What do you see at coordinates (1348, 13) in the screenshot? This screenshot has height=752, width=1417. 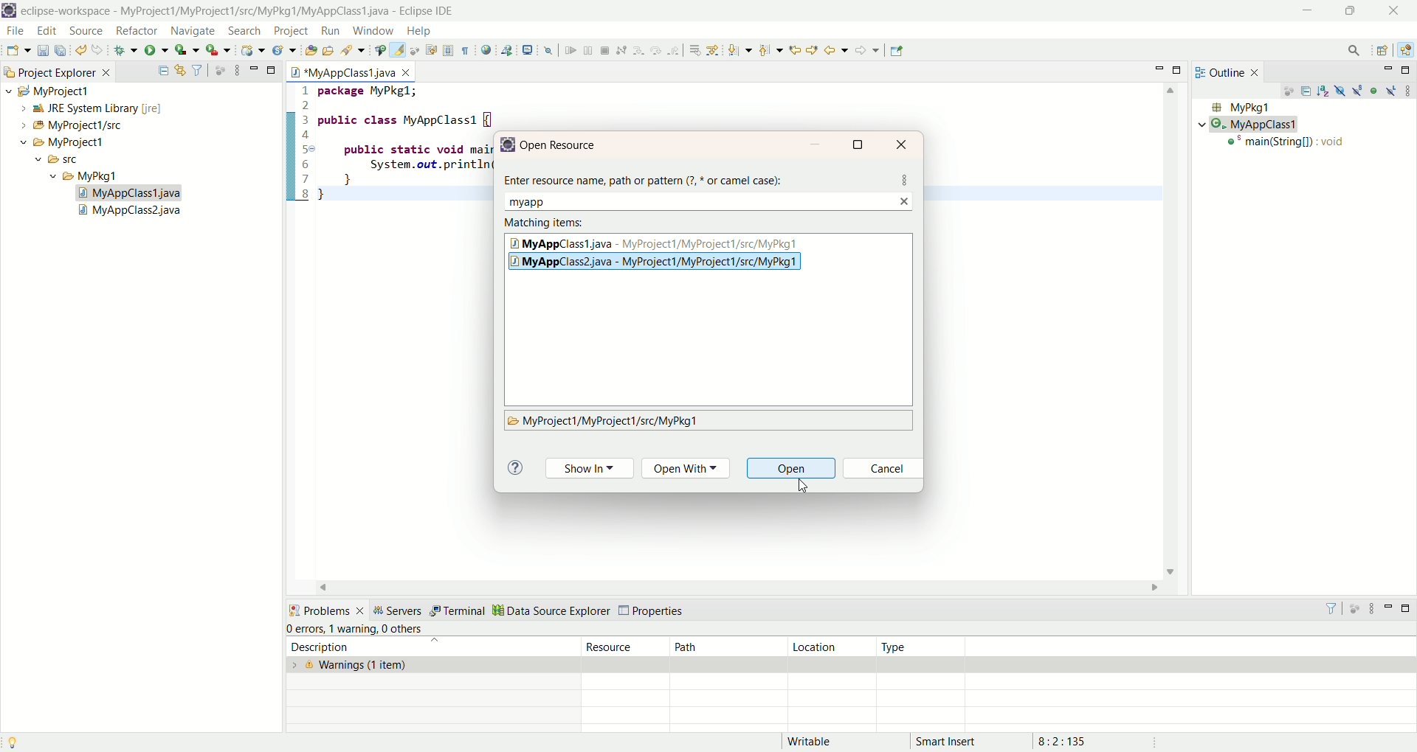 I see `maximize` at bounding box center [1348, 13].